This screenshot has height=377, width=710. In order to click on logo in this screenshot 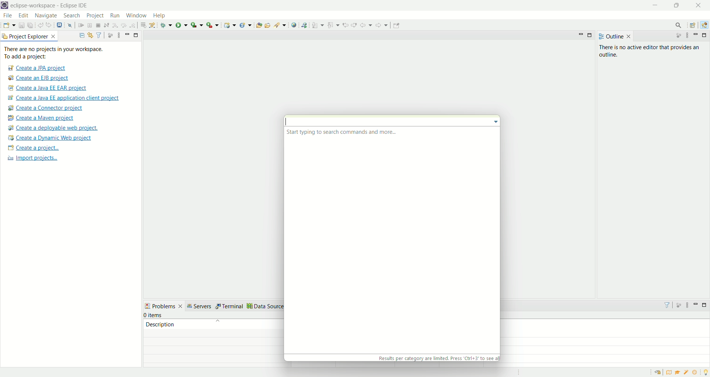, I will do `click(5, 5)`.